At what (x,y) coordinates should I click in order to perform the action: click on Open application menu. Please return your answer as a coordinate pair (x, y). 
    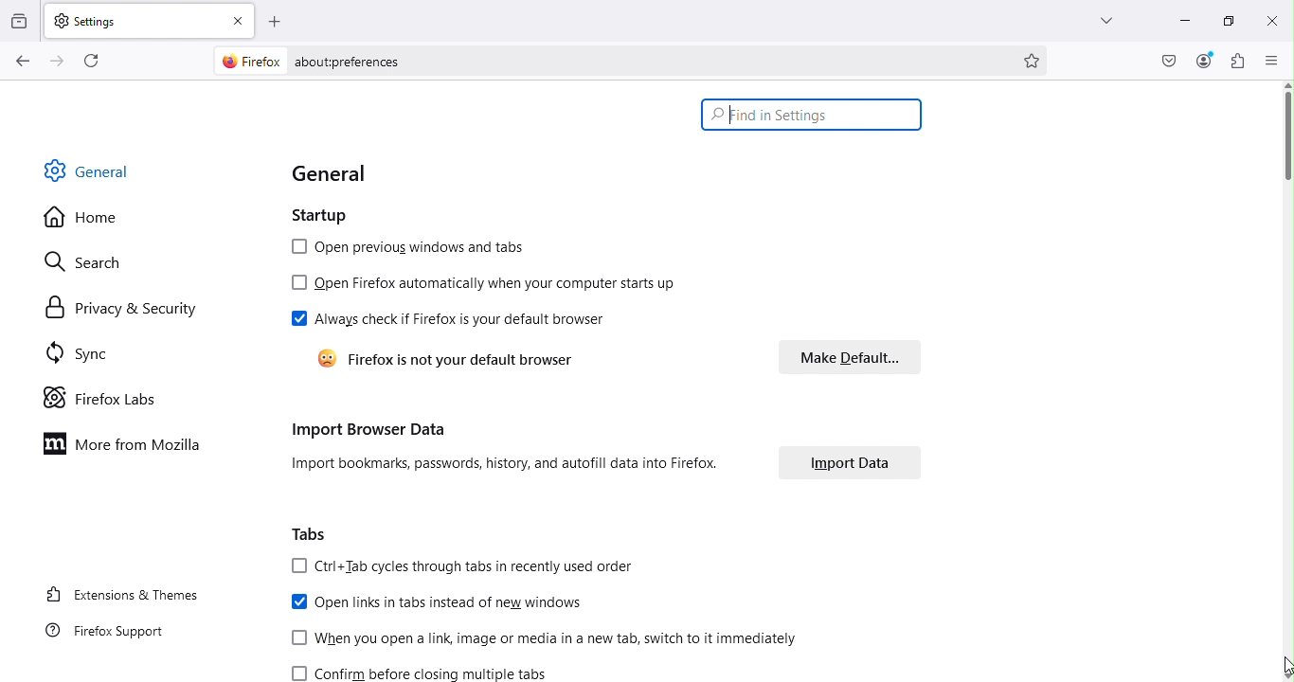
    Looking at the image, I should click on (1274, 62).